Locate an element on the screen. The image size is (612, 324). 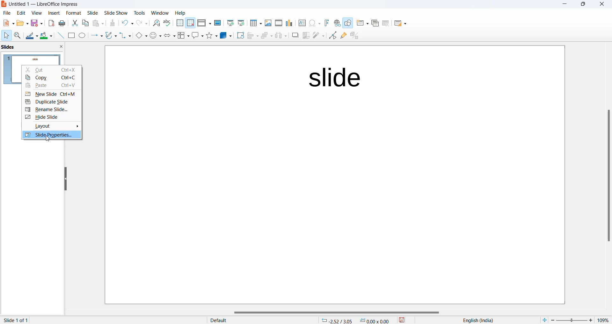
Help is located at coordinates (181, 13).